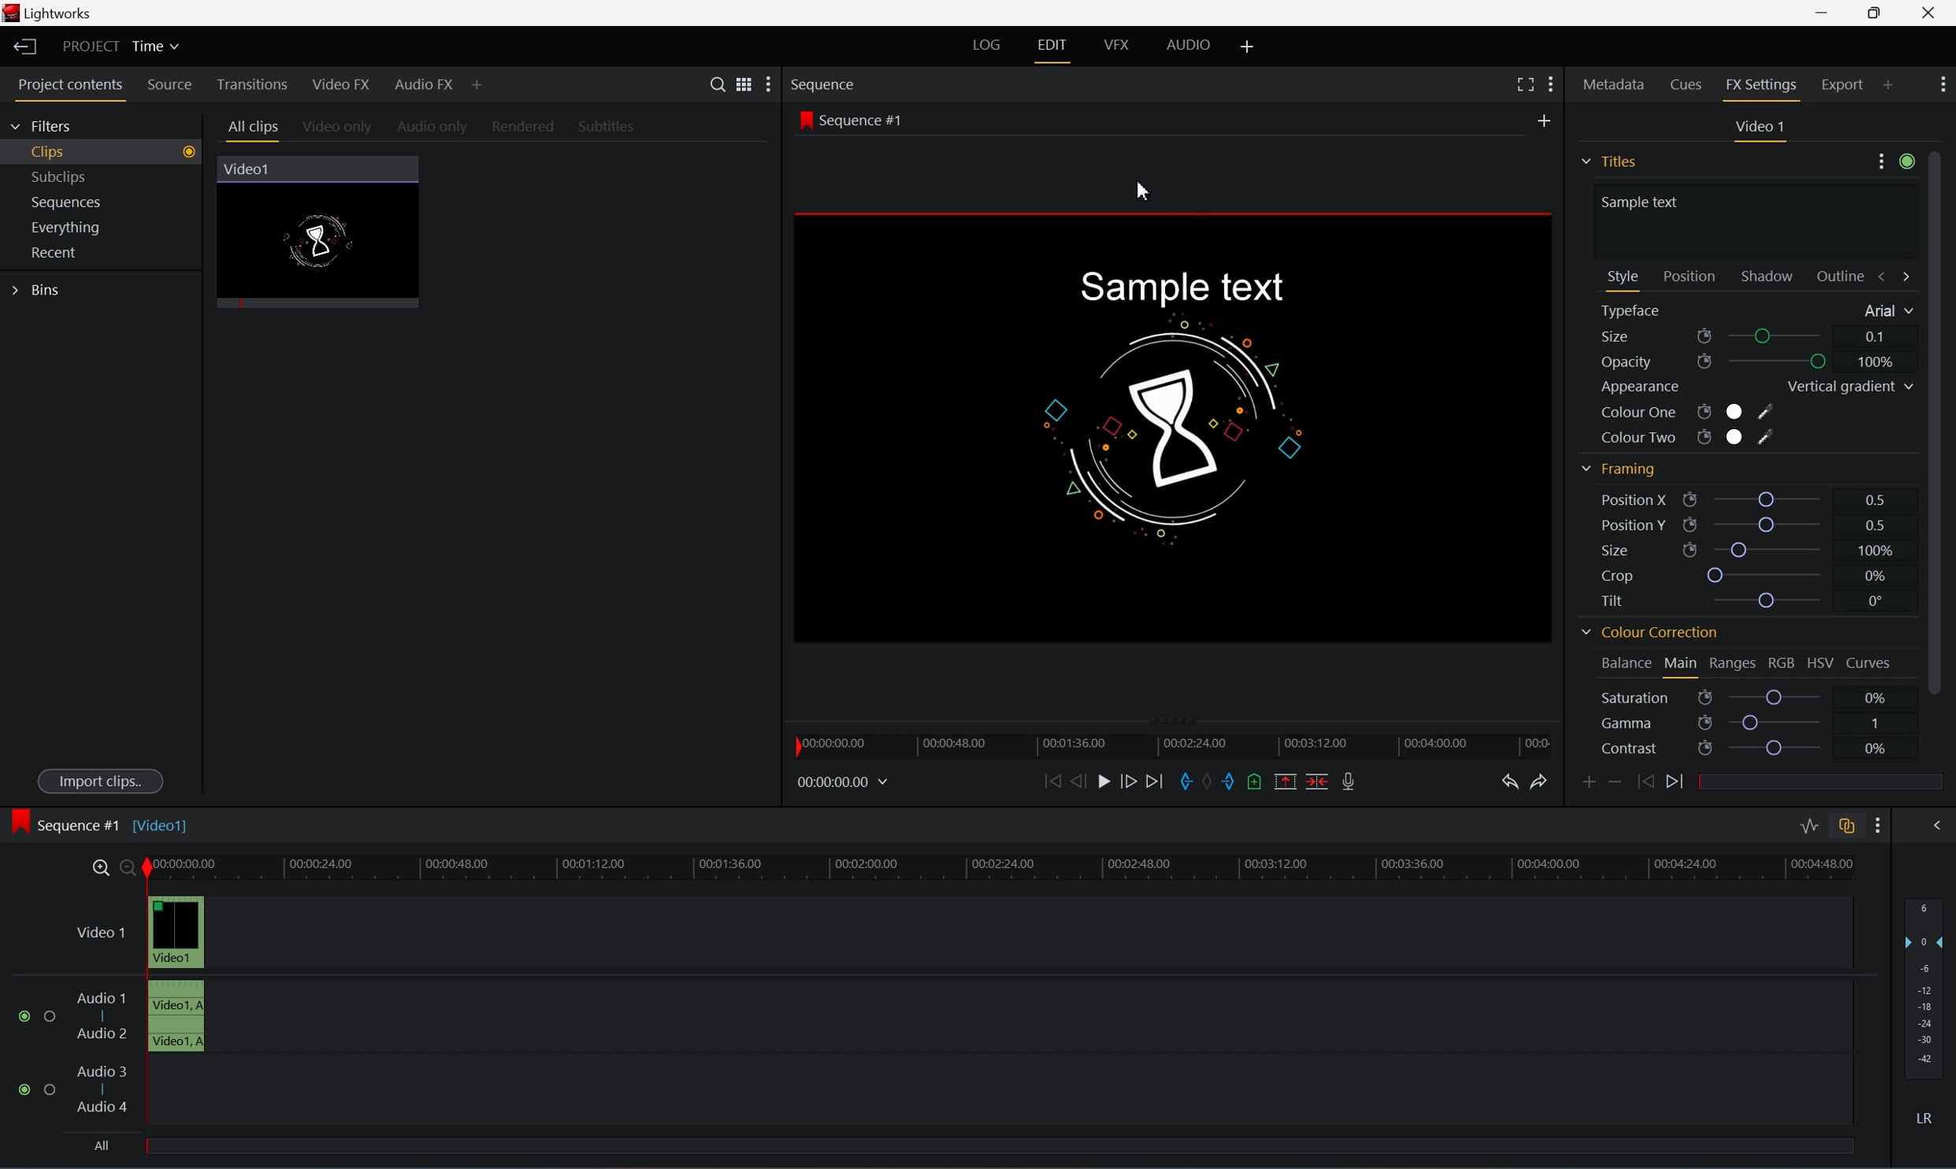 The width and height of the screenshot is (1956, 1169). I want to click on audio, so click(1196, 45).